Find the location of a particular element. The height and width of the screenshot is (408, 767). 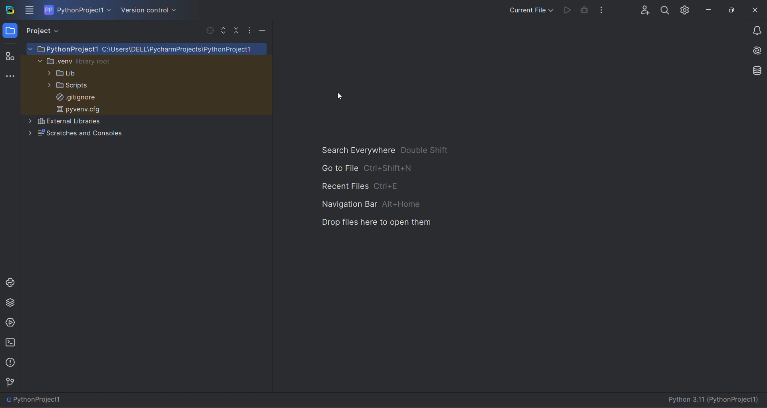

structure is located at coordinates (10, 57).